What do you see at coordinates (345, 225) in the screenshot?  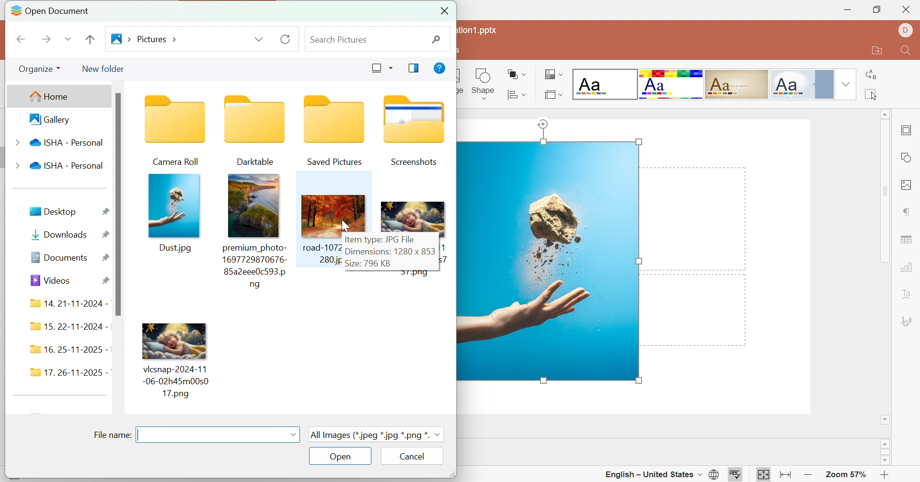 I see `cursor` at bounding box center [345, 225].